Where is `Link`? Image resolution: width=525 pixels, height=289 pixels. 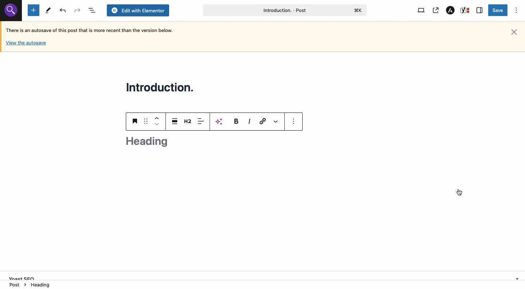 Link is located at coordinates (263, 121).